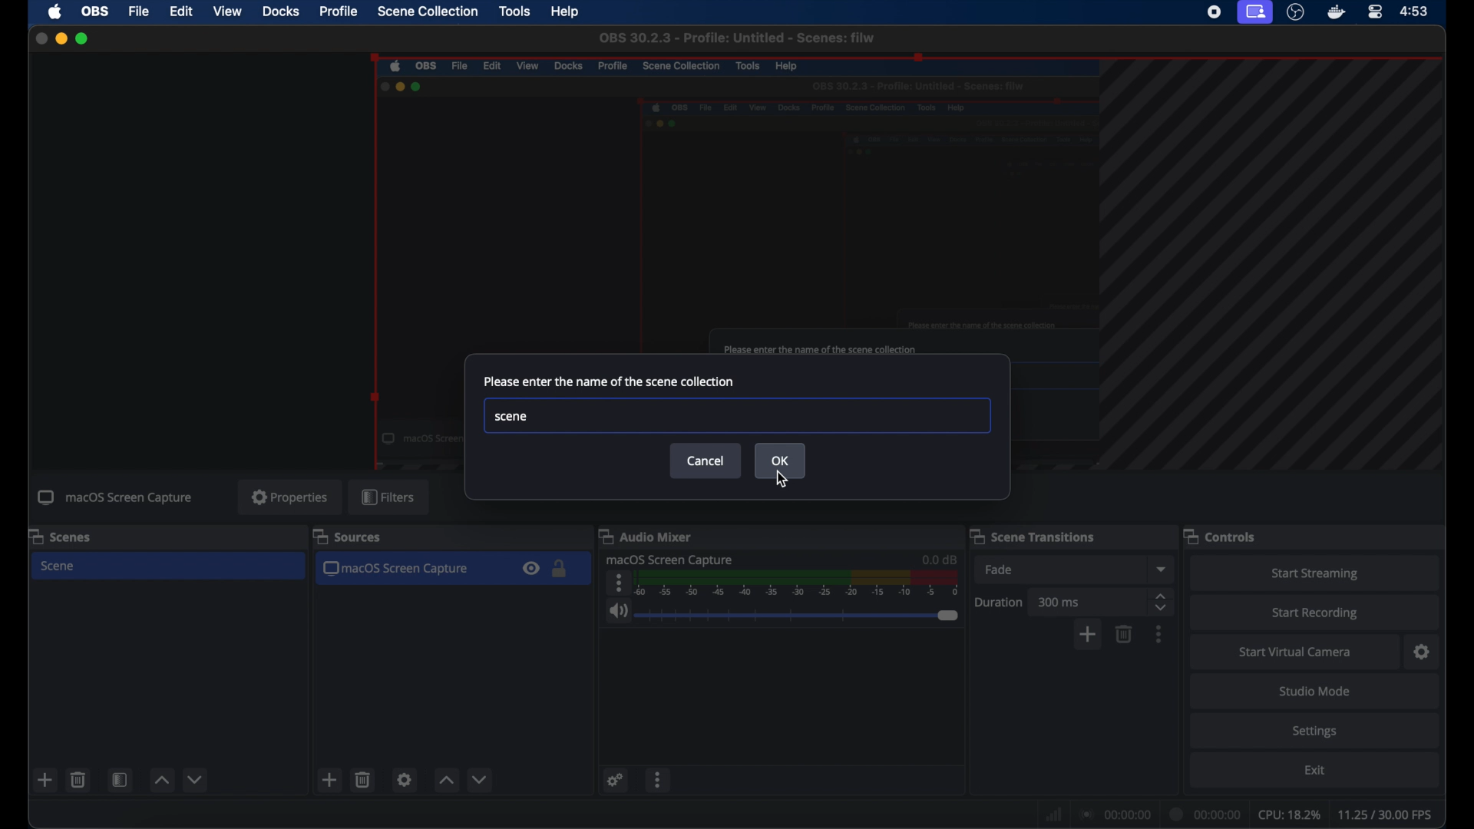 The image size is (1474, 829). What do you see at coordinates (1160, 634) in the screenshot?
I see `more options` at bounding box center [1160, 634].